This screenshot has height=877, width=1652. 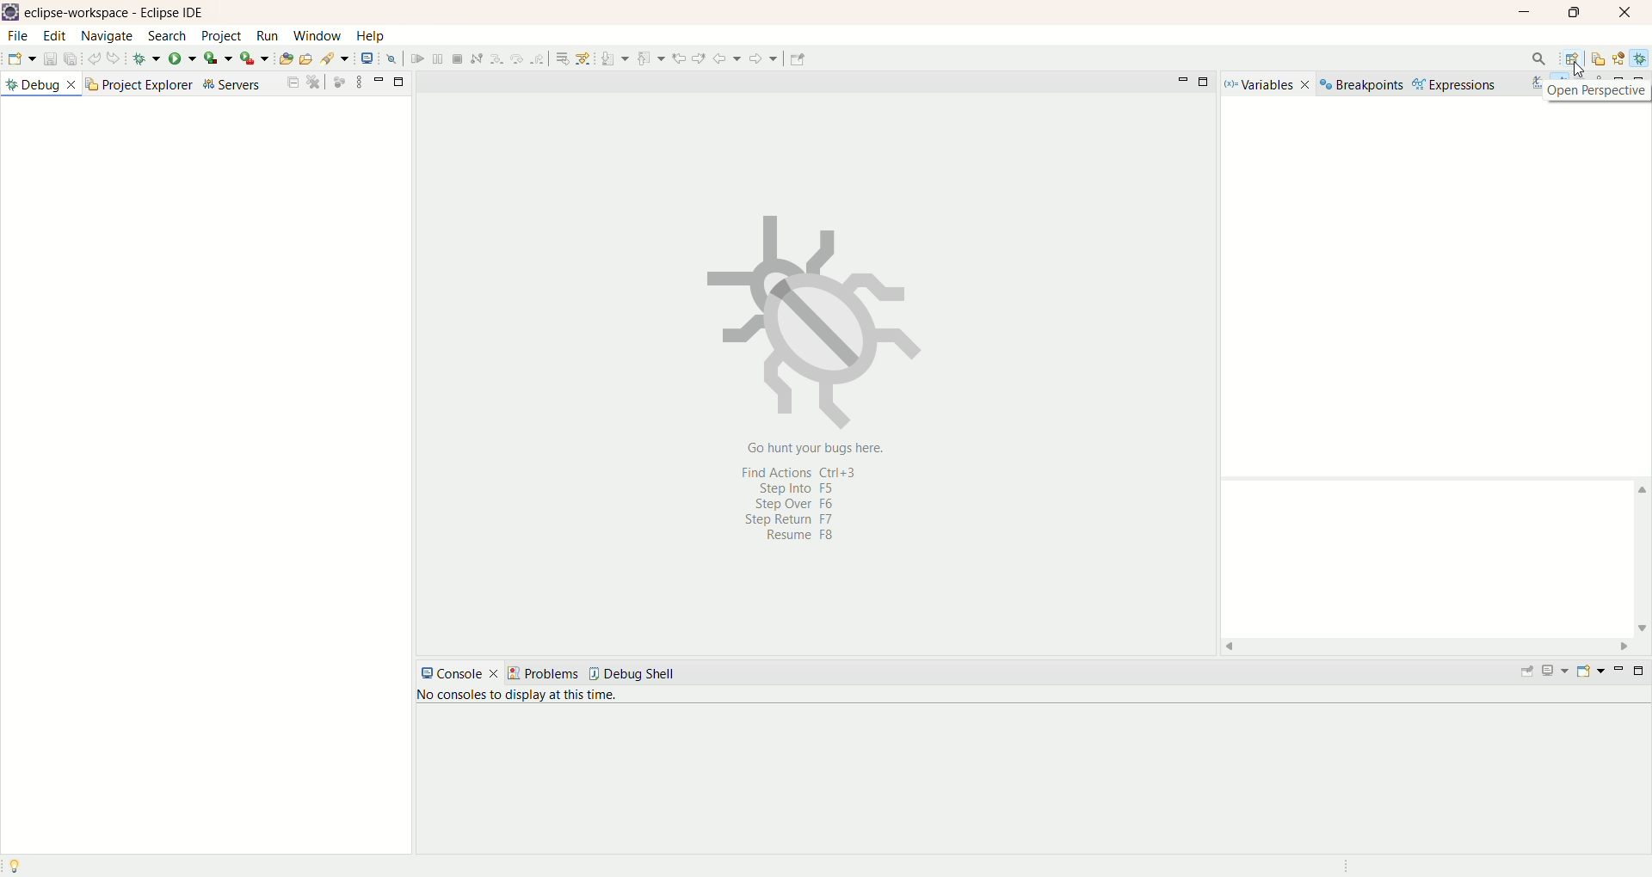 What do you see at coordinates (550, 673) in the screenshot?
I see `problems` at bounding box center [550, 673].